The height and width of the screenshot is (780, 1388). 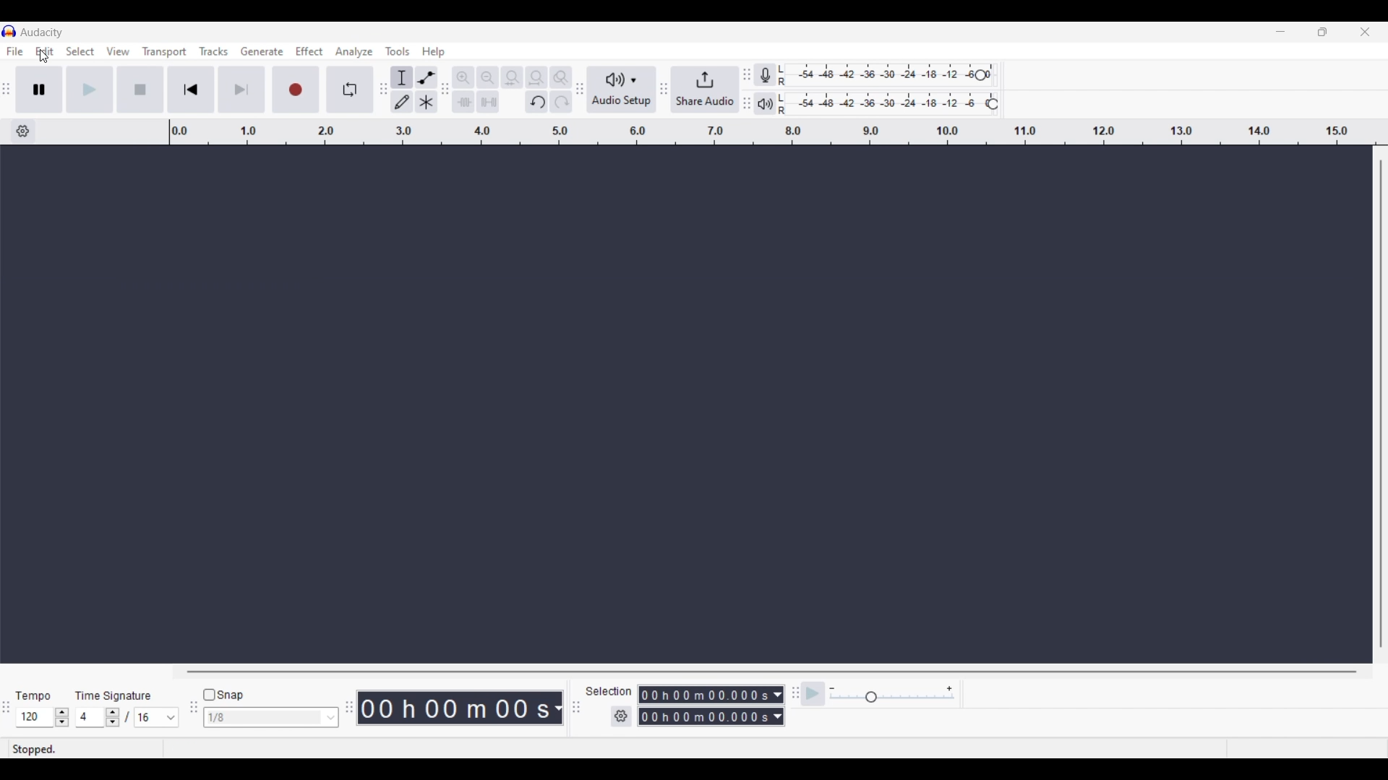 I want to click on Time signature options, so click(x=171, y=718).